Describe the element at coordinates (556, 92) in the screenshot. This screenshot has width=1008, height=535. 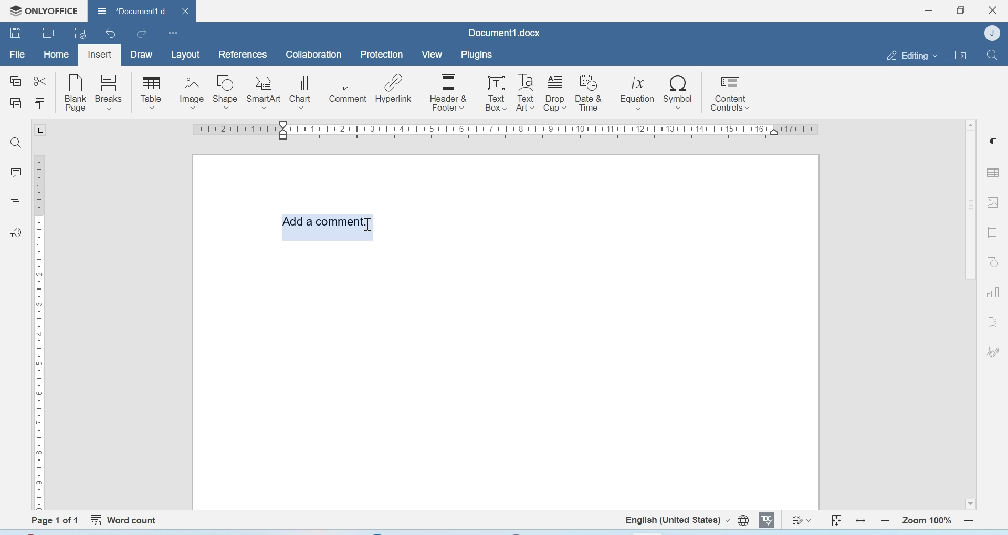
I see `Drop cafe` at that location.